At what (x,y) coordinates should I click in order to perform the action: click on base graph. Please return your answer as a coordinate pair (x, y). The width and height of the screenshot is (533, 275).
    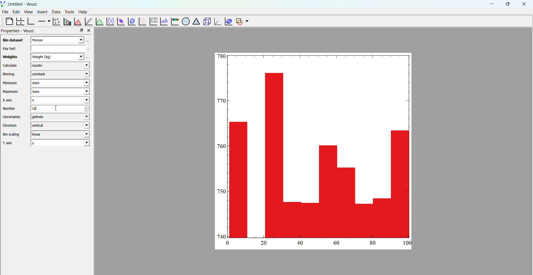
    Looking at the image, I should click on (31, 21).